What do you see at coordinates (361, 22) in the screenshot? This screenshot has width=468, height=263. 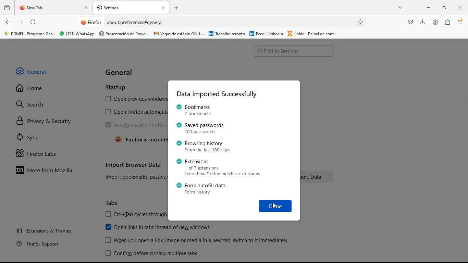 I see `favorites` at bounding box center [361, 22].